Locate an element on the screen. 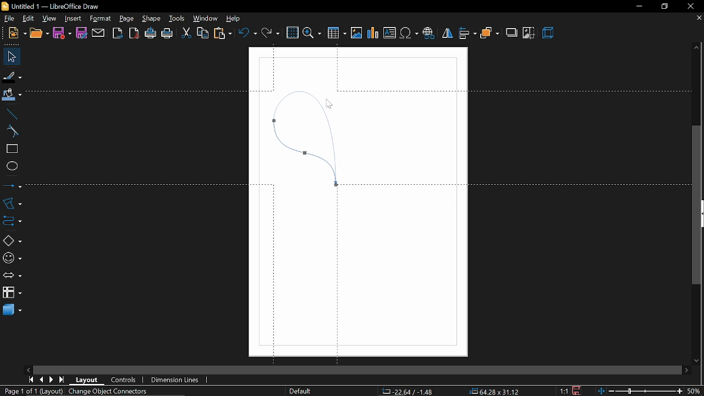 This screenshot has height=396, width=704. 1:1 is located at coordinates (565, 391).